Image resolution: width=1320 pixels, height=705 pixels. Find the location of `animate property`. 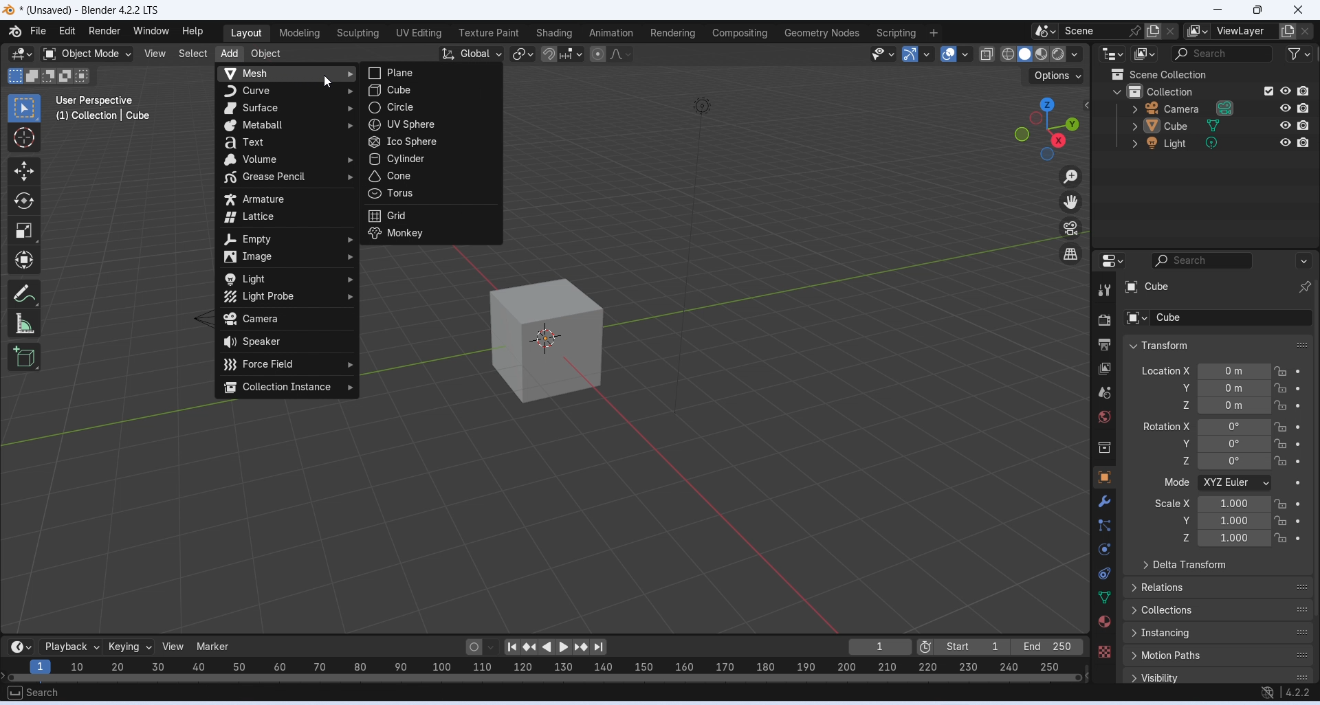

animate property is located at coordinates (1298, 445).